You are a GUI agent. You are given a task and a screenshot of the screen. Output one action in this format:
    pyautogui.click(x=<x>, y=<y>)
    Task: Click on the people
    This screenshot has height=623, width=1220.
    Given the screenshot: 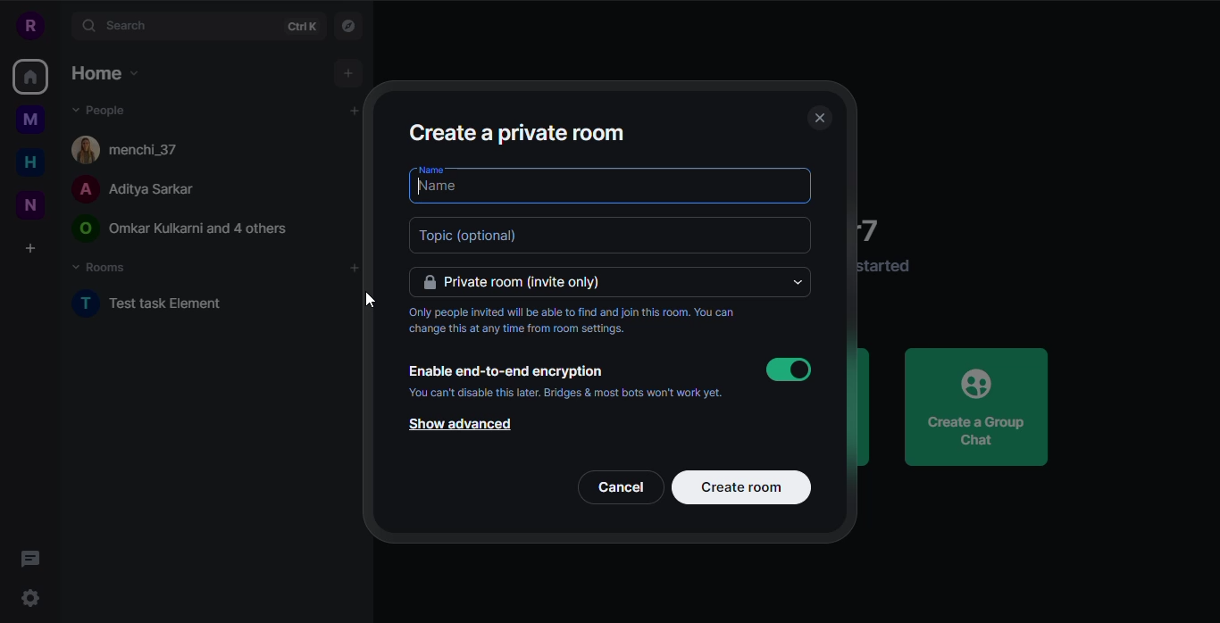 What is the action you would take?
    pyautogui.click(x=135, y=147)
    